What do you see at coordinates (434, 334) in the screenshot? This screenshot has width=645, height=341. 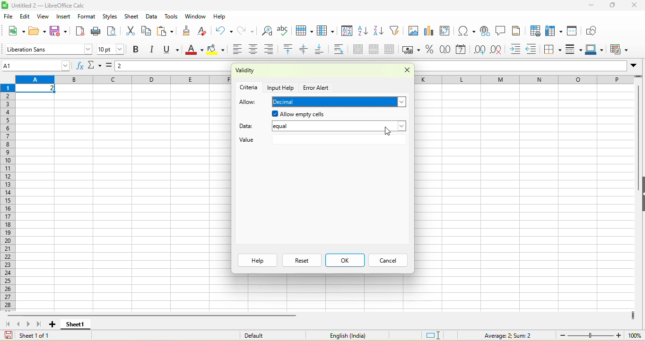 I see `standard selection` at bounding box center [434, 334].